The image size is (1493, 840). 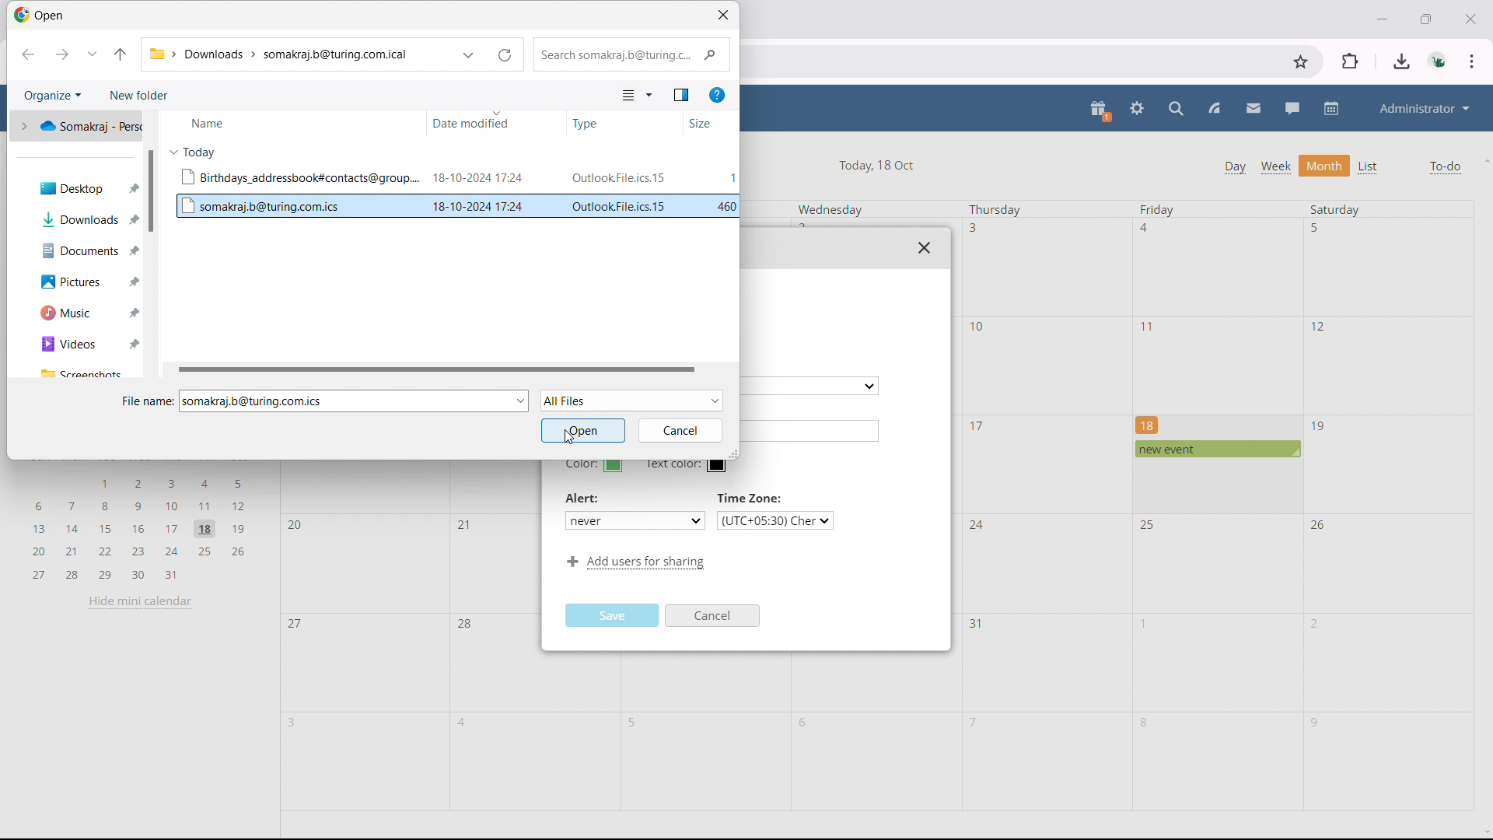 I want to click on vertical scrollbar, so click(x=151, y=191).